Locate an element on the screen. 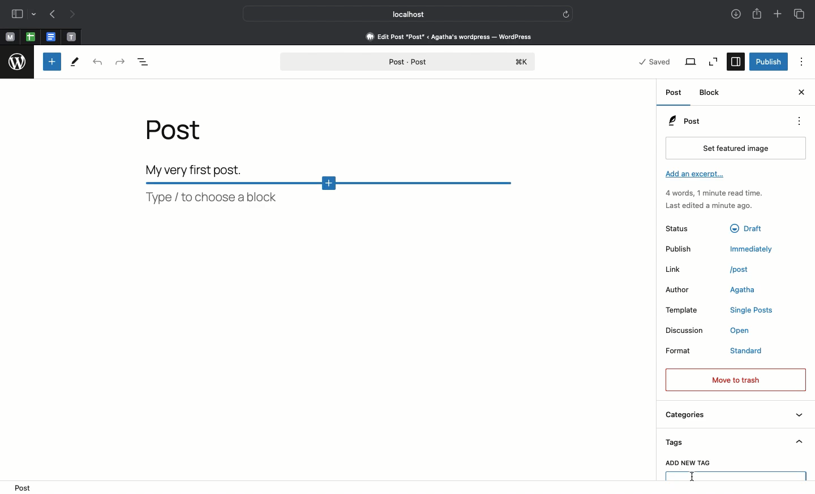 This screenshot has width=815, height=494. Categories is located at coordinates (733, 416).